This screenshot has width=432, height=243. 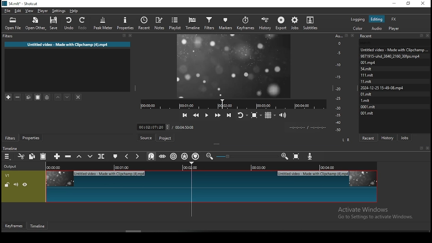 What do you see at coordinates (37, 227) in the screenshot?
I see `timeline` at bounding box center [37, 227].